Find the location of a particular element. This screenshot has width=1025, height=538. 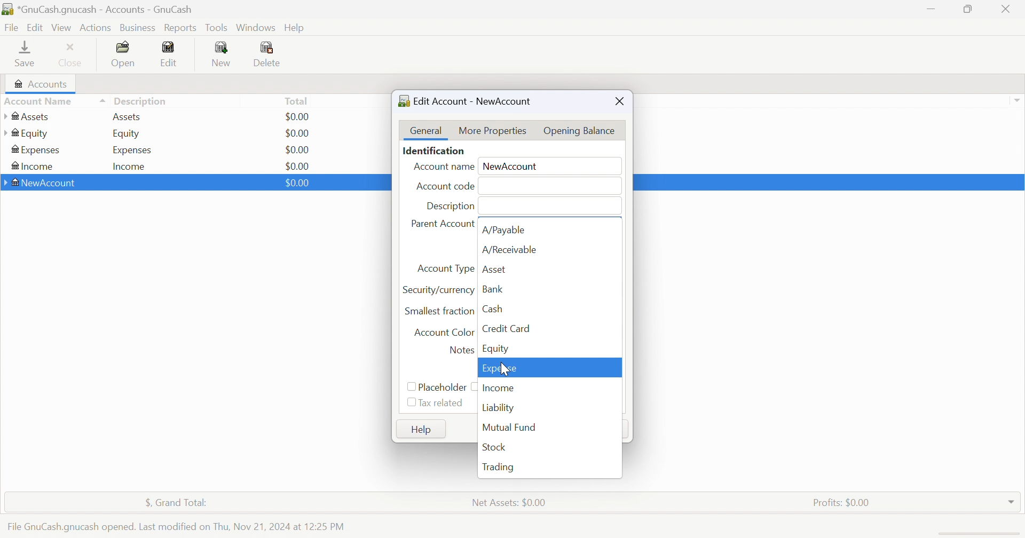

Account Name is located at coordinates (54, 102).